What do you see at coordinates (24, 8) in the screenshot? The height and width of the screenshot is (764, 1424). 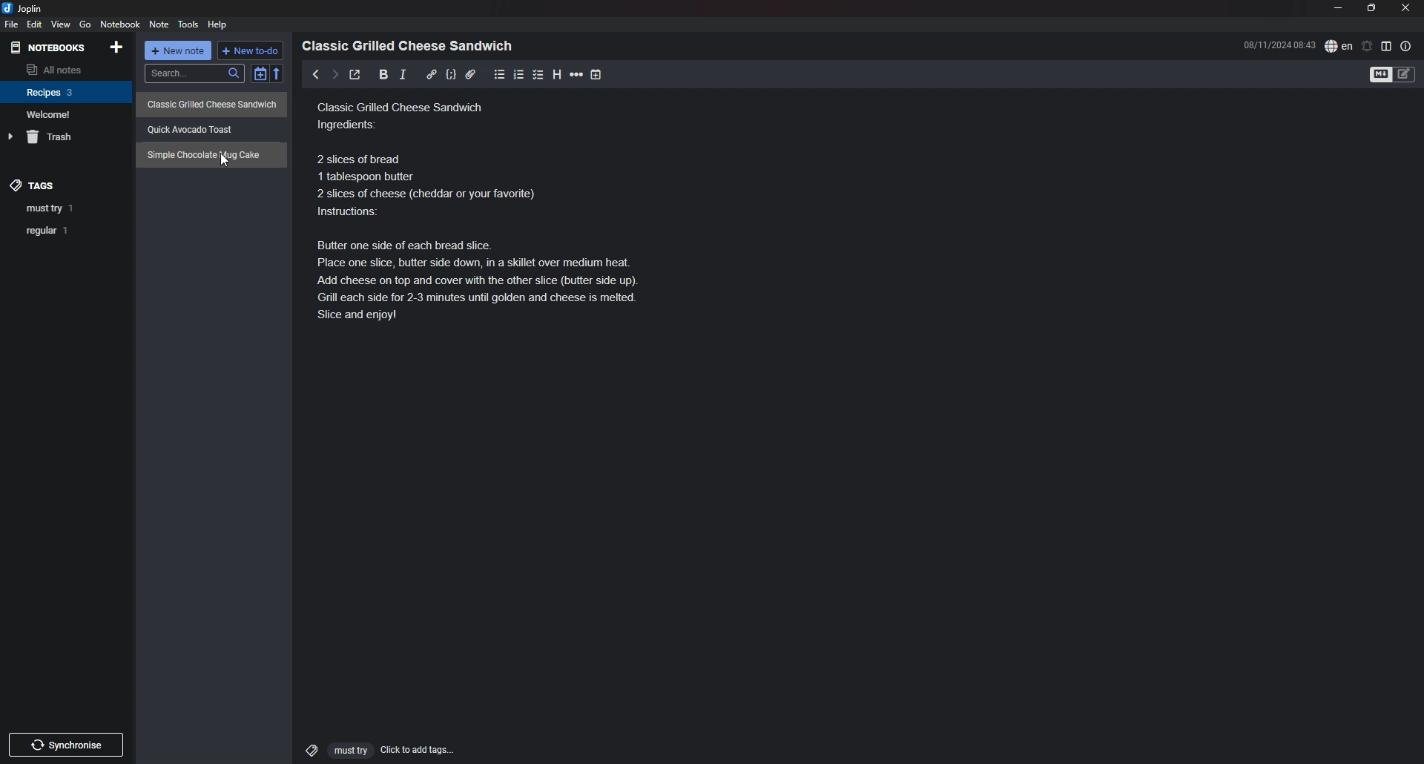 I see `joplin` at bounding box center [24, 8].